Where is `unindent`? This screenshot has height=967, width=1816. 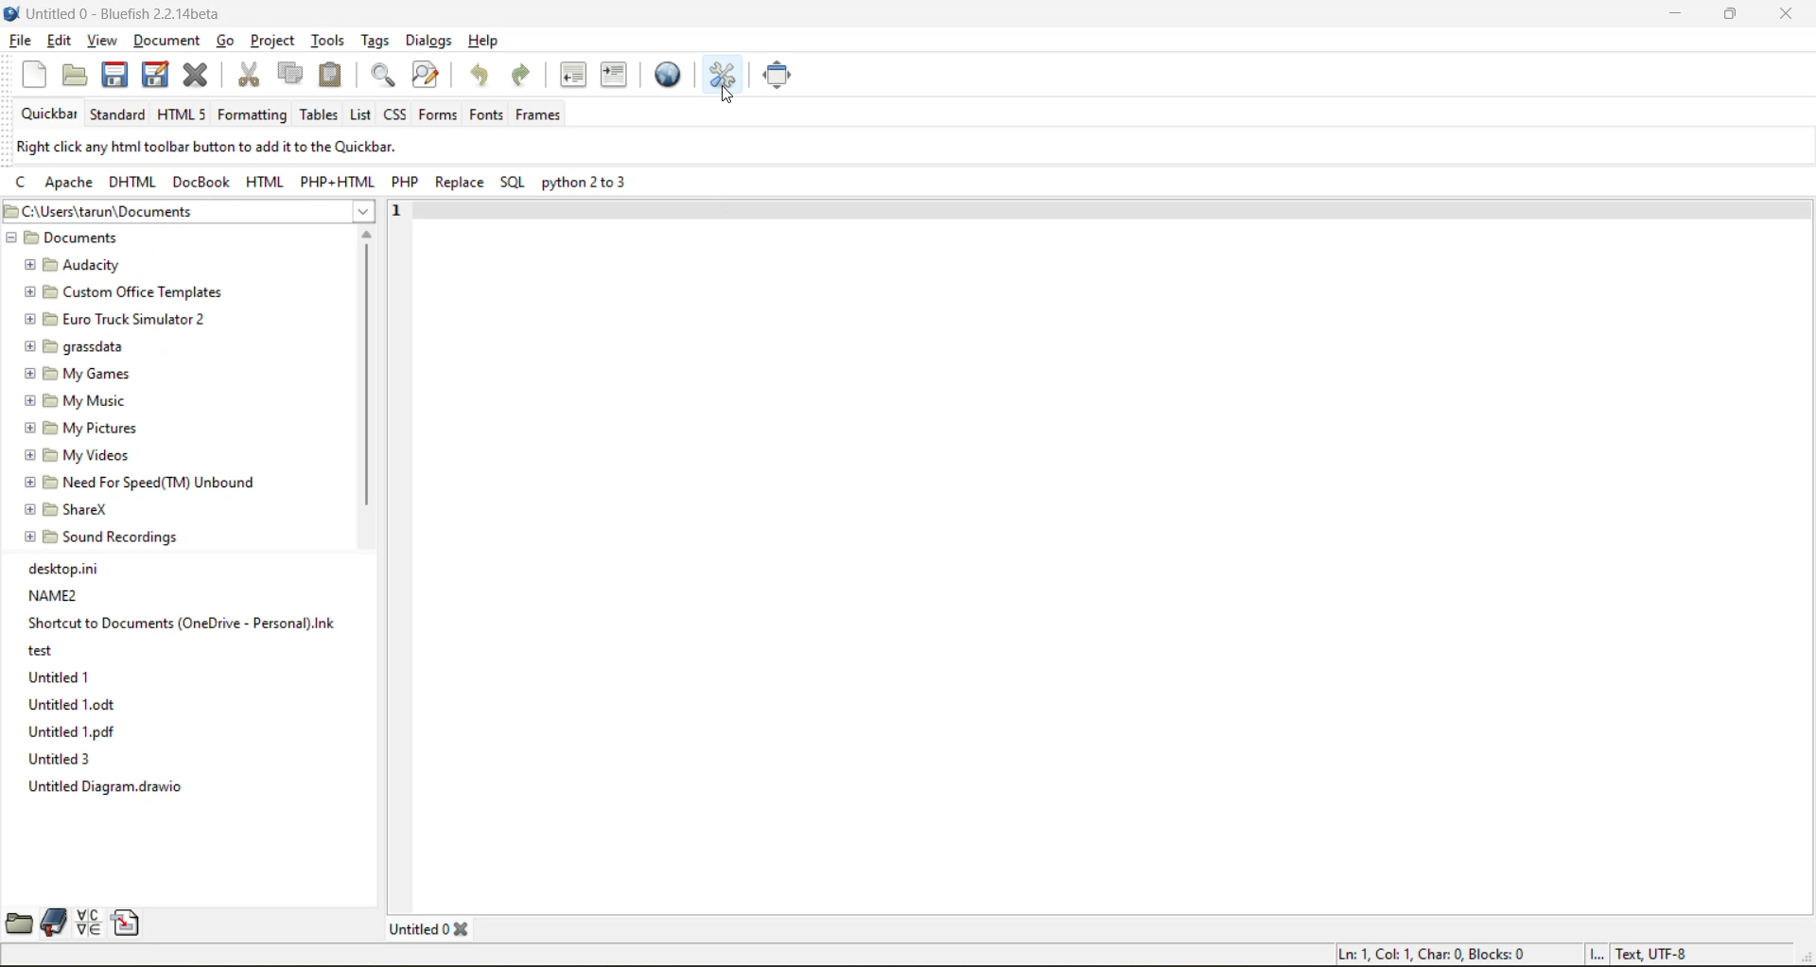
unindent is located at coordinates (573, 76).